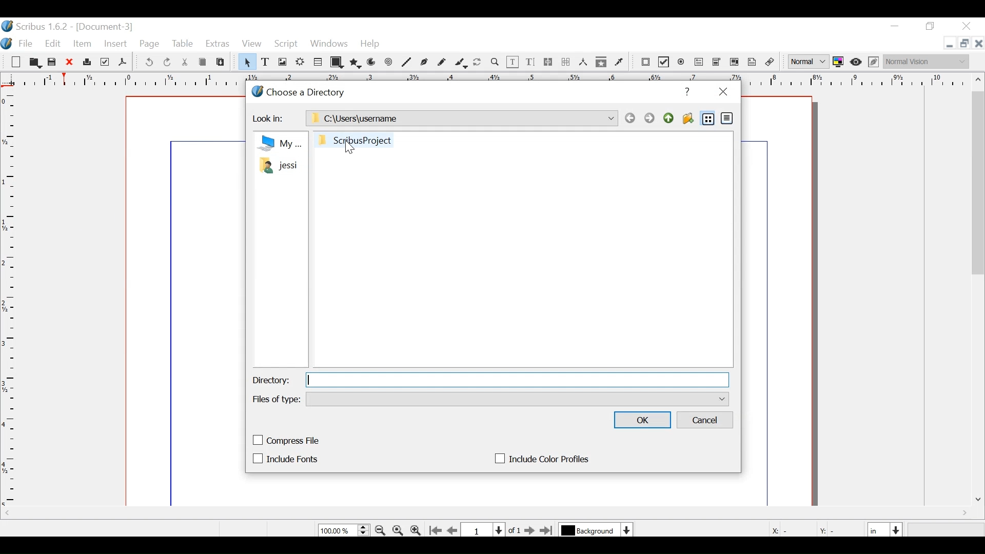  What do you see at coordinates (328, 45) in the screenshot?
I see `Windows` at bounding box center [328, 45].